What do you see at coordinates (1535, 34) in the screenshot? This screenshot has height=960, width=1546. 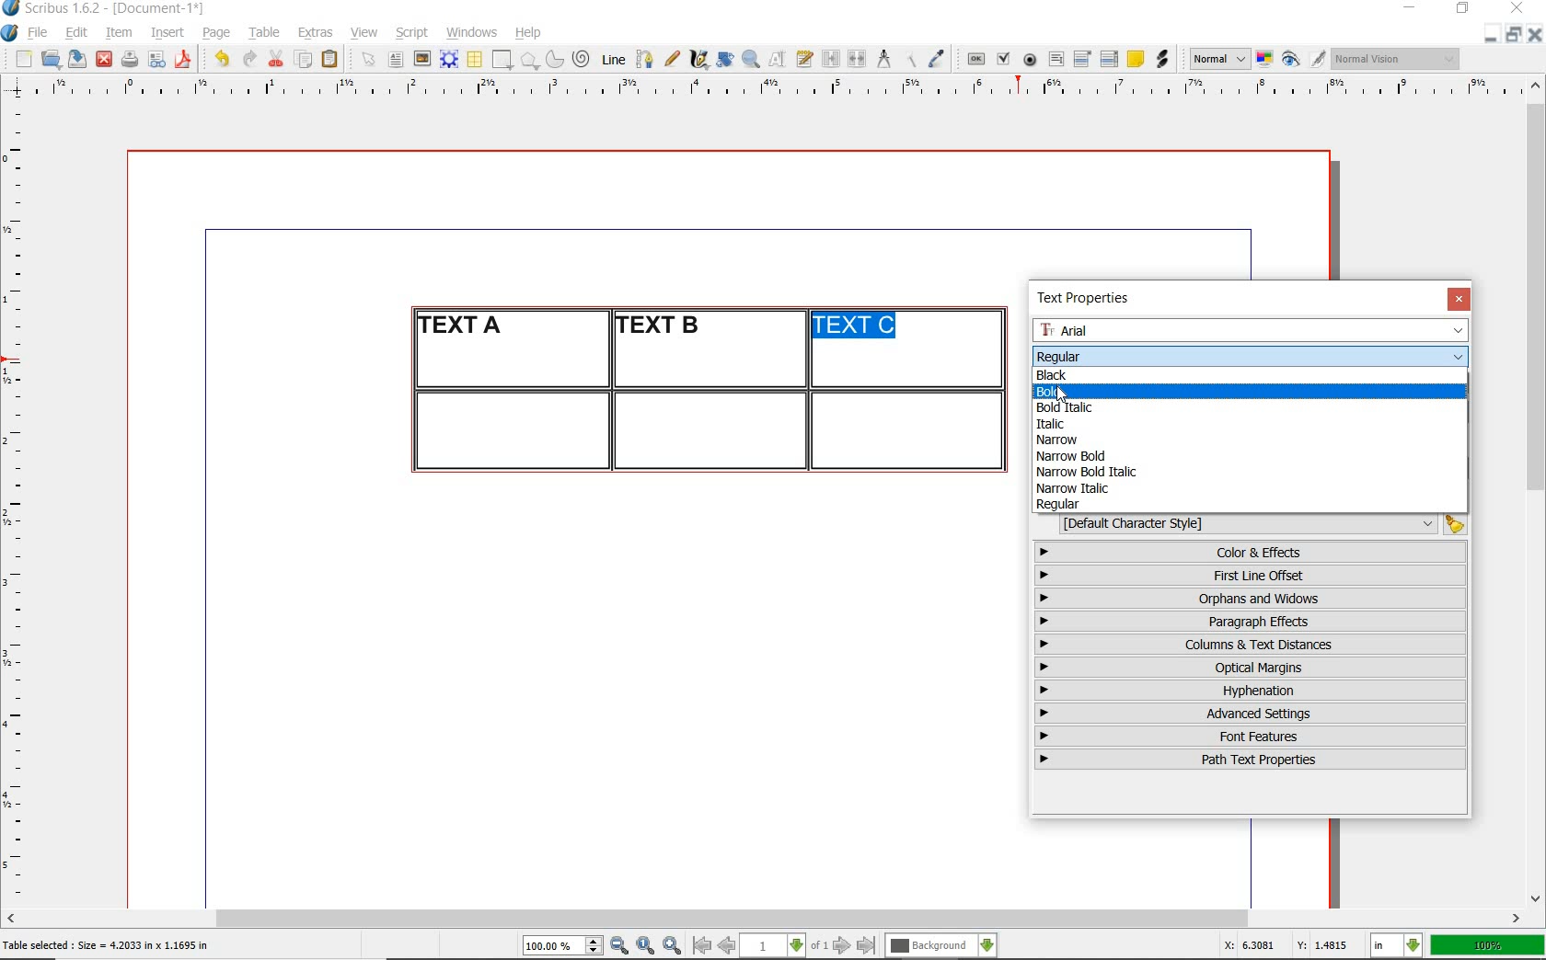 I see `close` at bounding box center [1535, 34].